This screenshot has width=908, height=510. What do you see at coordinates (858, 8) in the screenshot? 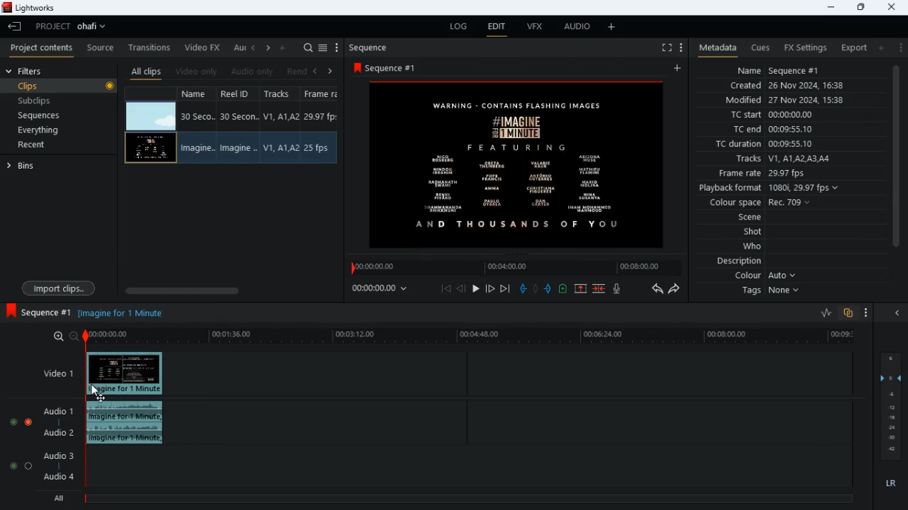
I see `maximize` at bounding box center [858, 8].